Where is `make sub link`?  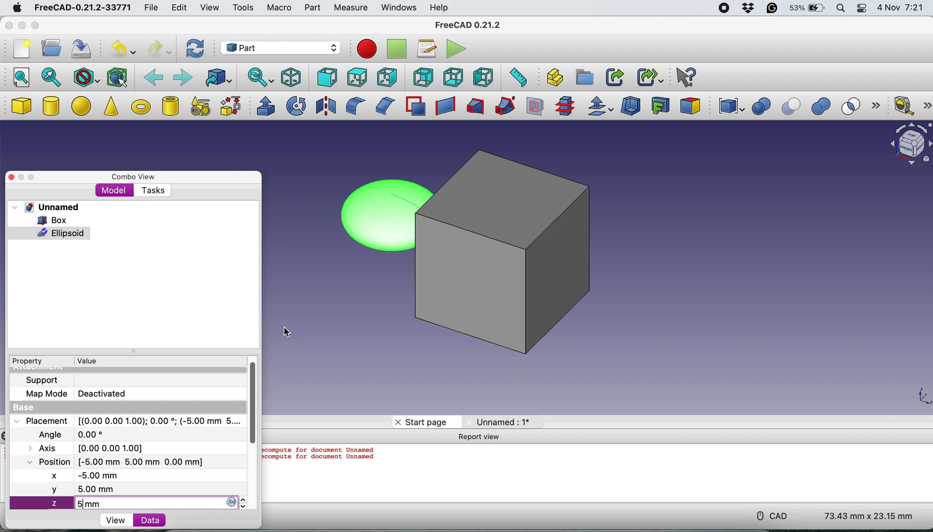
make sub link is located at coordinates (650, 76).